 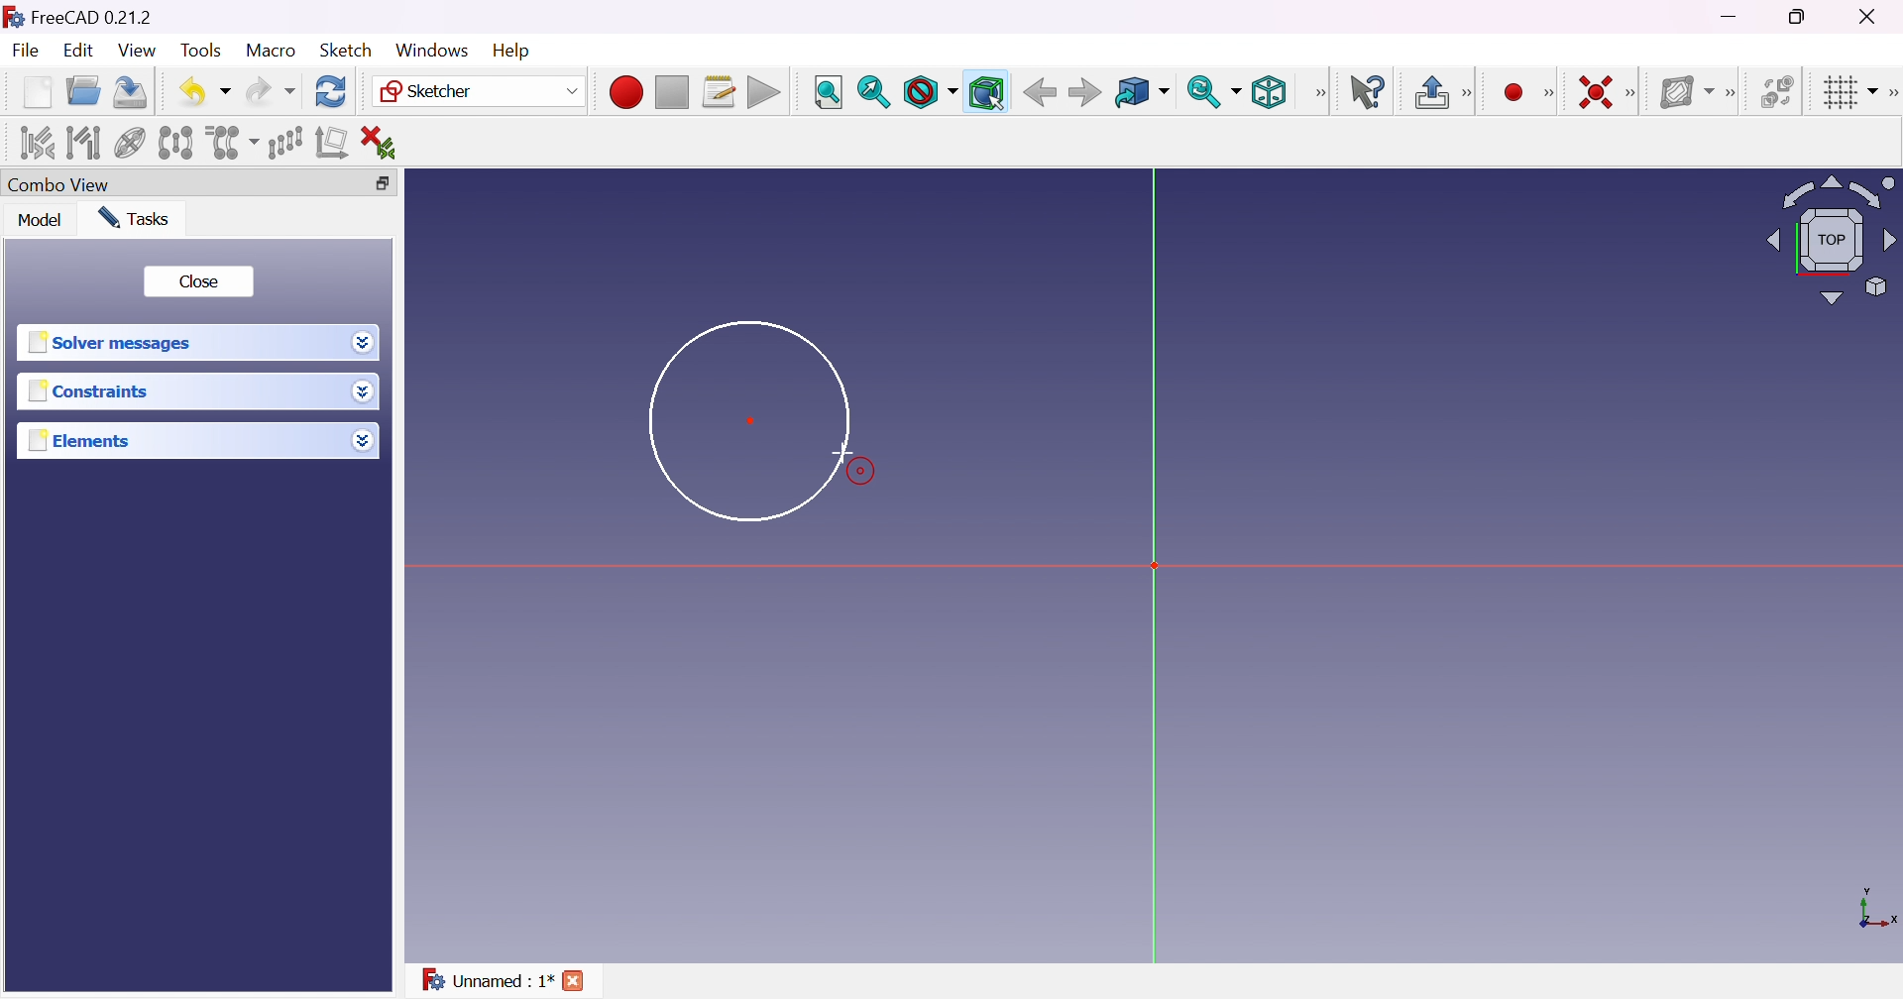 What do you see at coordinates (765, 93) in the screenshot?
I see `Execute macro` at bounding box center [765, 93].